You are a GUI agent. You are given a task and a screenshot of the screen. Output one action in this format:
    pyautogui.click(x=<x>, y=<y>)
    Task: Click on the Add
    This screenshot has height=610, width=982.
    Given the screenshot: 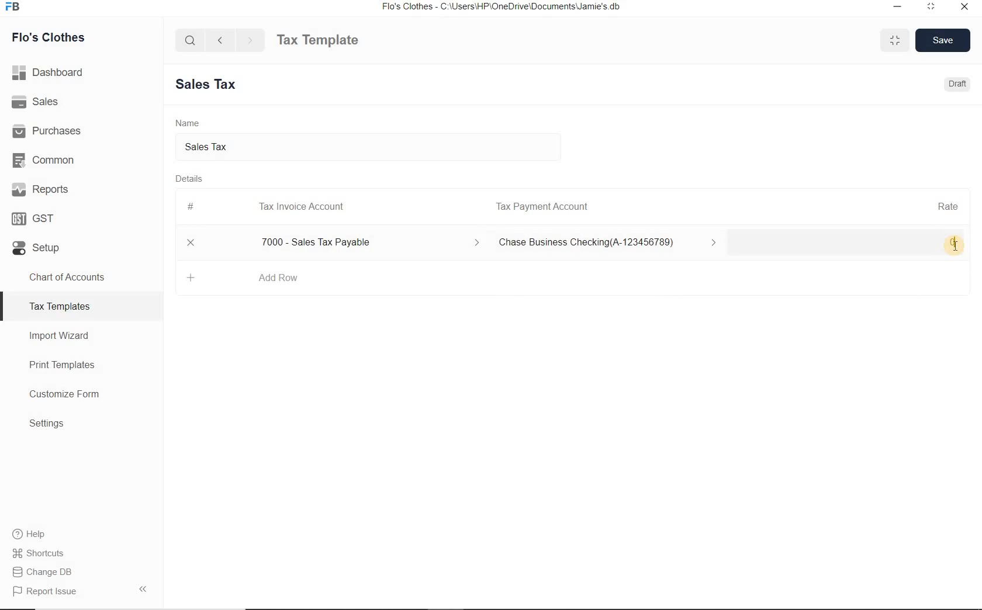 What is the action you would take?
    pyautogui.click(x=192, y=278)
    